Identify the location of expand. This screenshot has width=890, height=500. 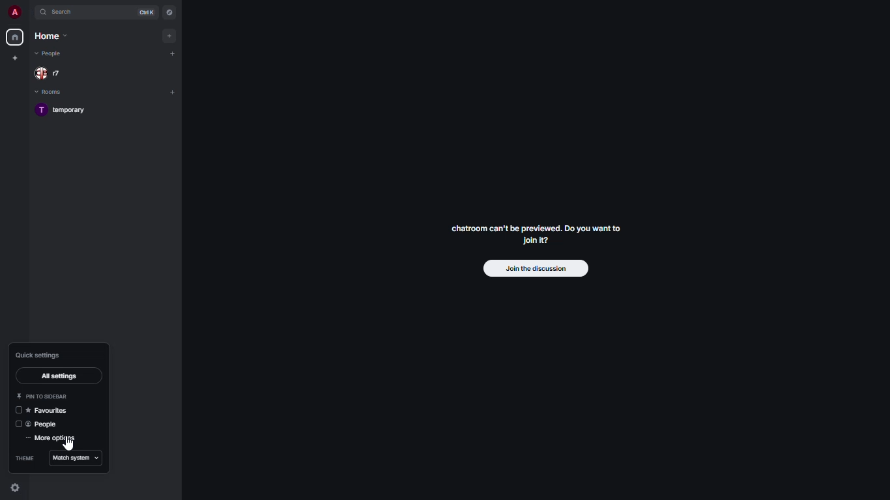
(29, 13).